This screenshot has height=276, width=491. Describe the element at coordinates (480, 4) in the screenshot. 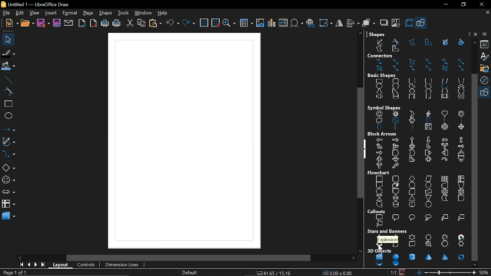

I see `close` at that location.